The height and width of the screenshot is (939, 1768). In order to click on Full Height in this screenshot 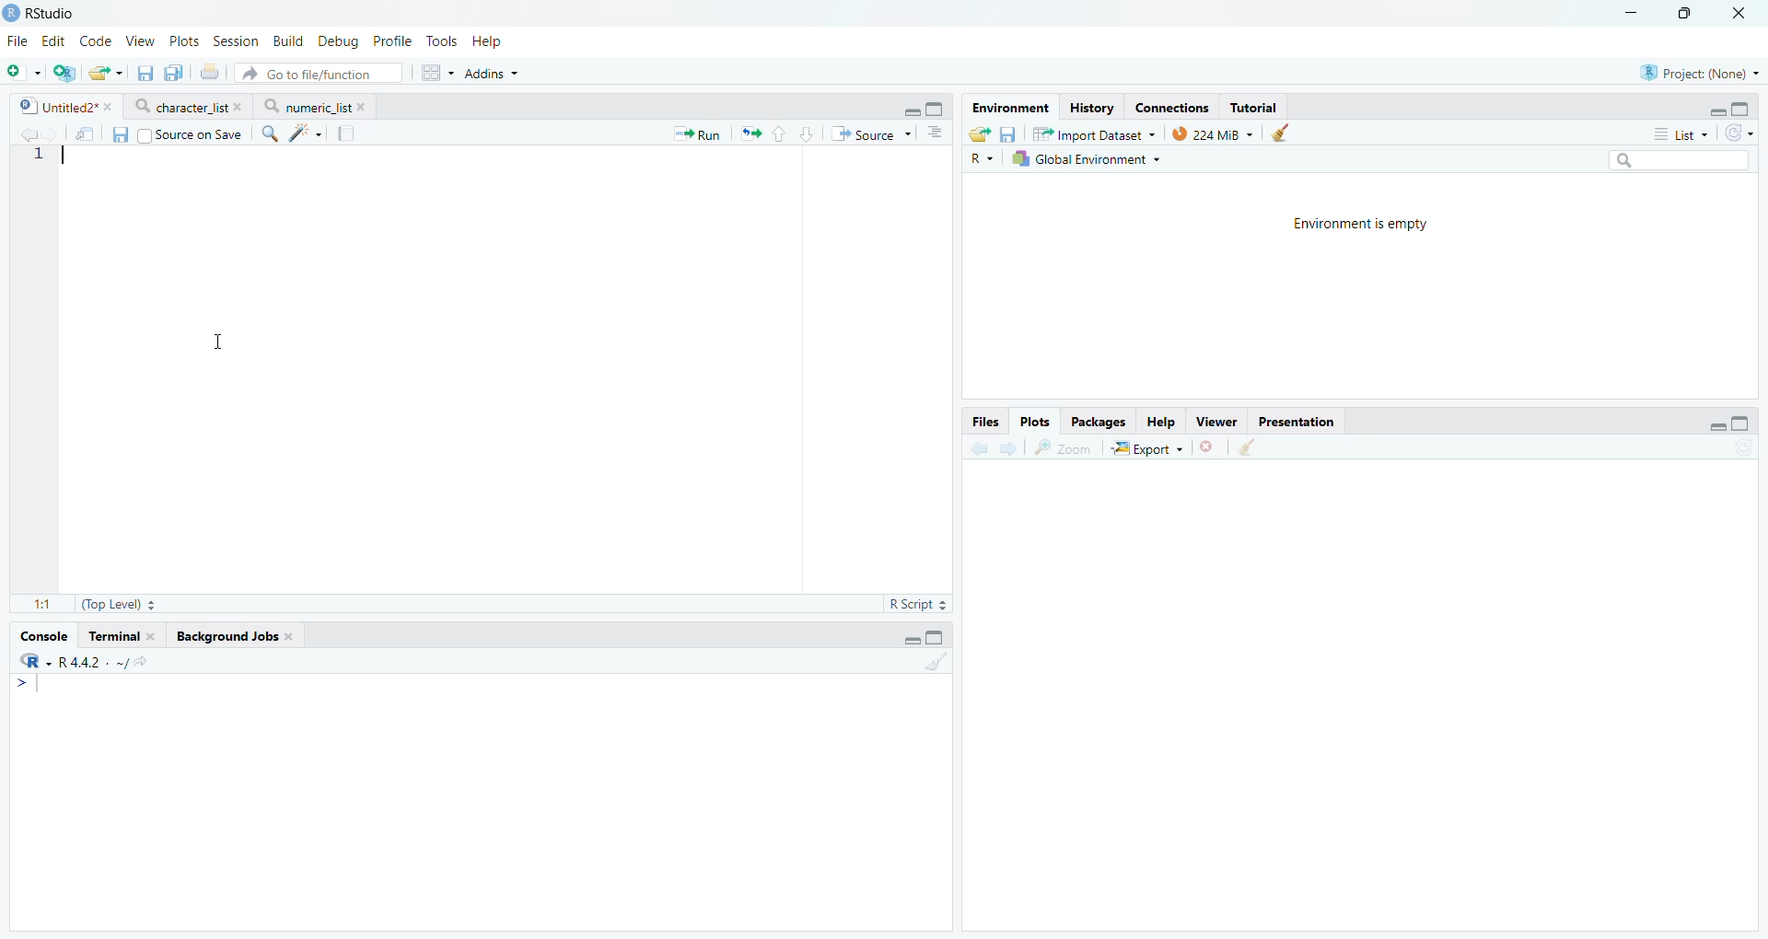, I will do `click(938, 637)`.